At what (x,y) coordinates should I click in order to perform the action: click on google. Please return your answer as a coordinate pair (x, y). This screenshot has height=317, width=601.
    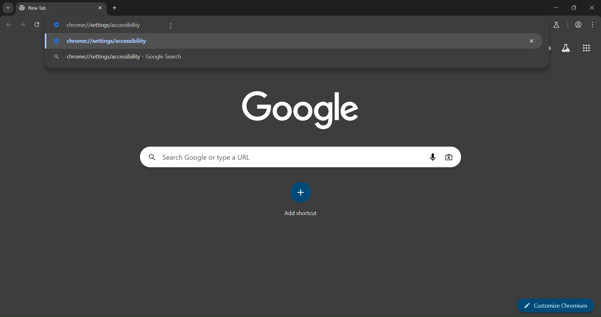
    Looking at the image, I should click on (300, 110).